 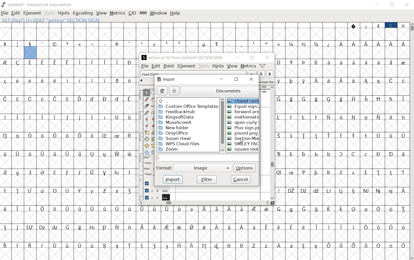 I want to click on special letters, so click(x=68, y=81).